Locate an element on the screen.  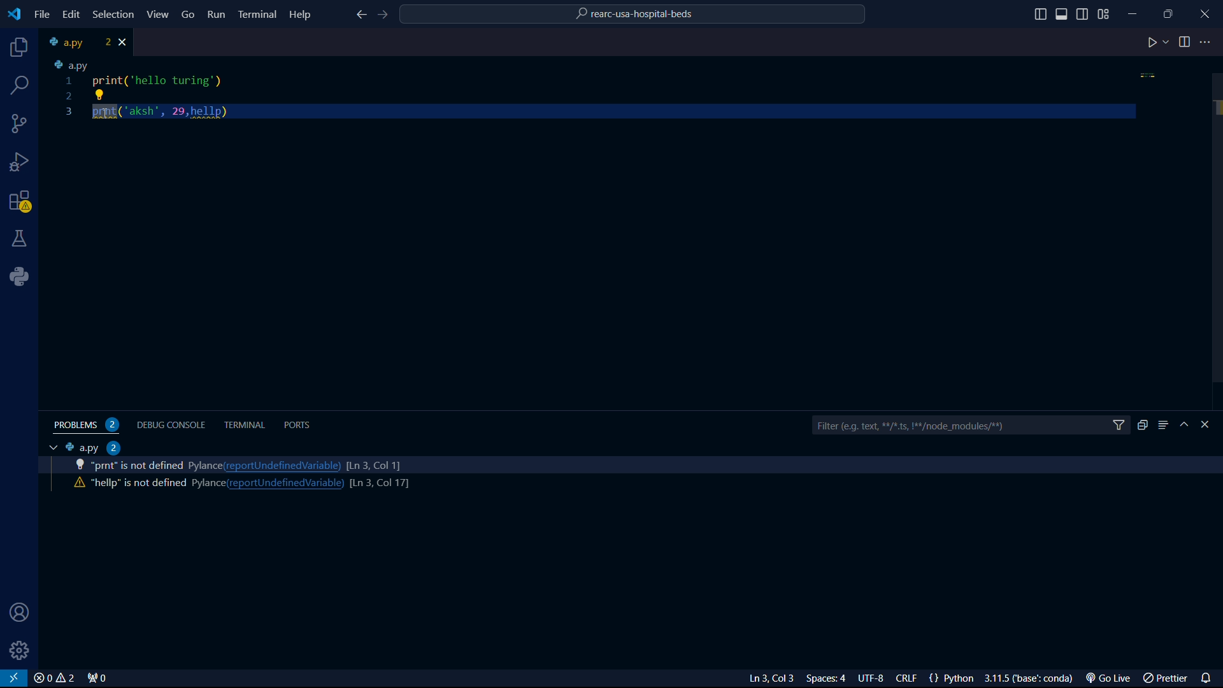
toggle is located at coordinates (1185, 42).